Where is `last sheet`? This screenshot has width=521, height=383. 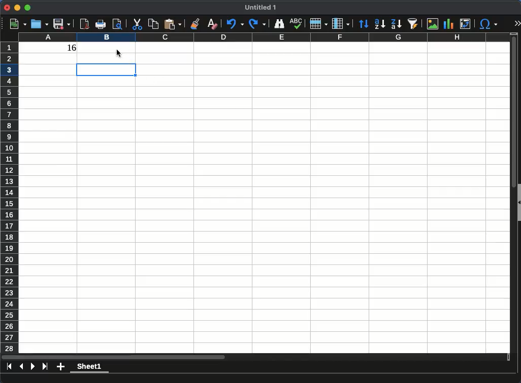 last sheet is located at coordinates (45, 366).